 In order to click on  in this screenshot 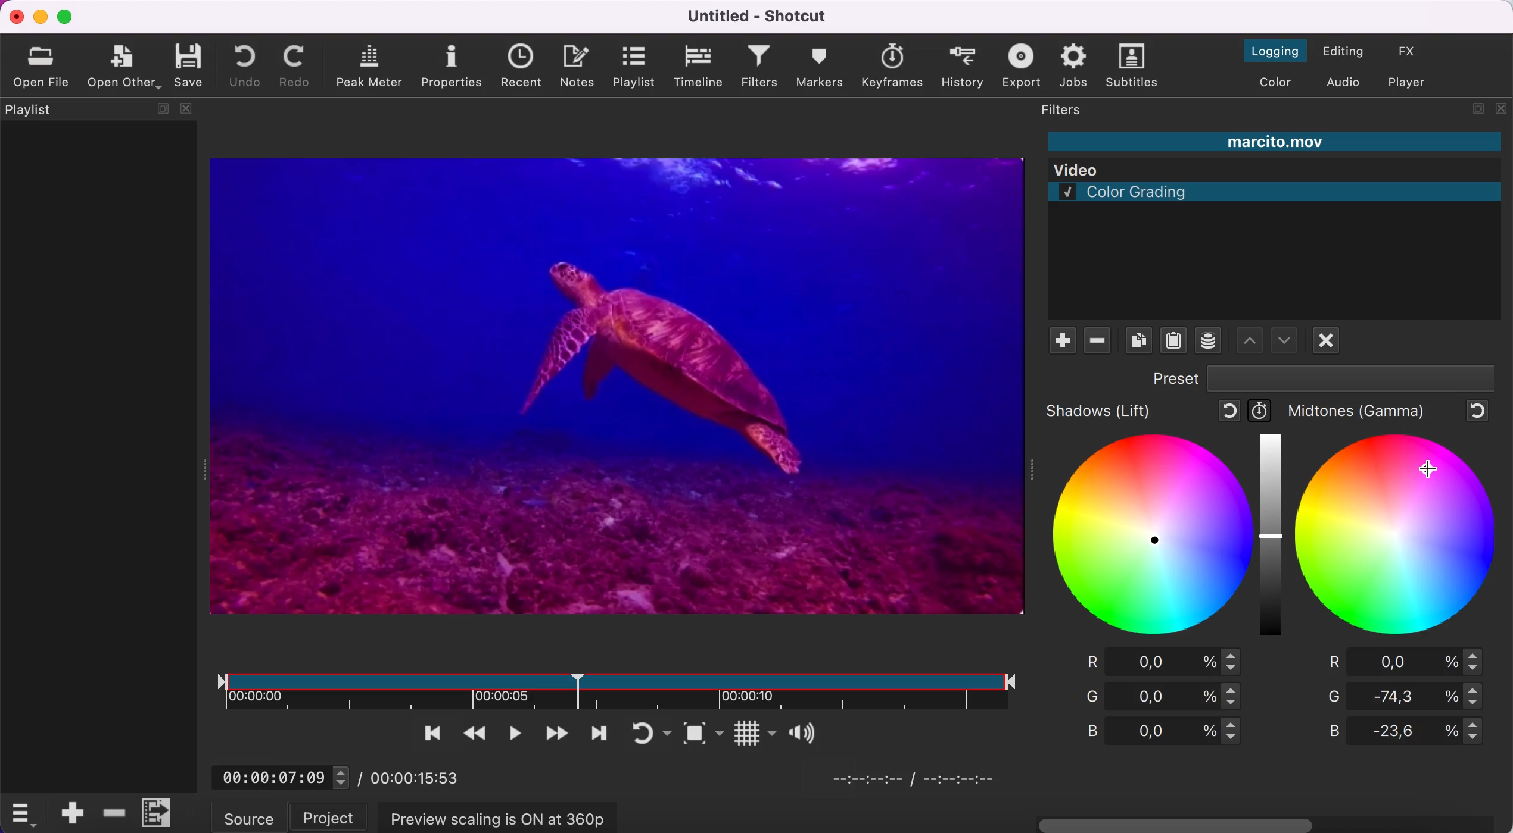, I will do `click(803, 732)`.